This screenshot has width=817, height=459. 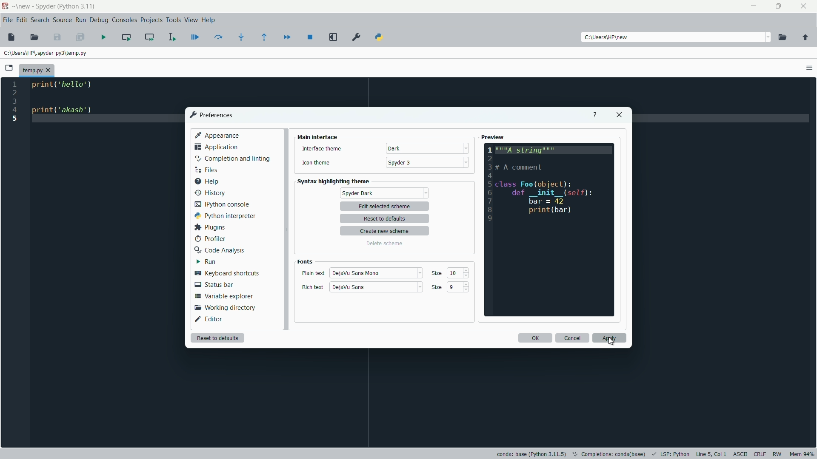 I want to click on file eol status, so click(x=759, y=454).